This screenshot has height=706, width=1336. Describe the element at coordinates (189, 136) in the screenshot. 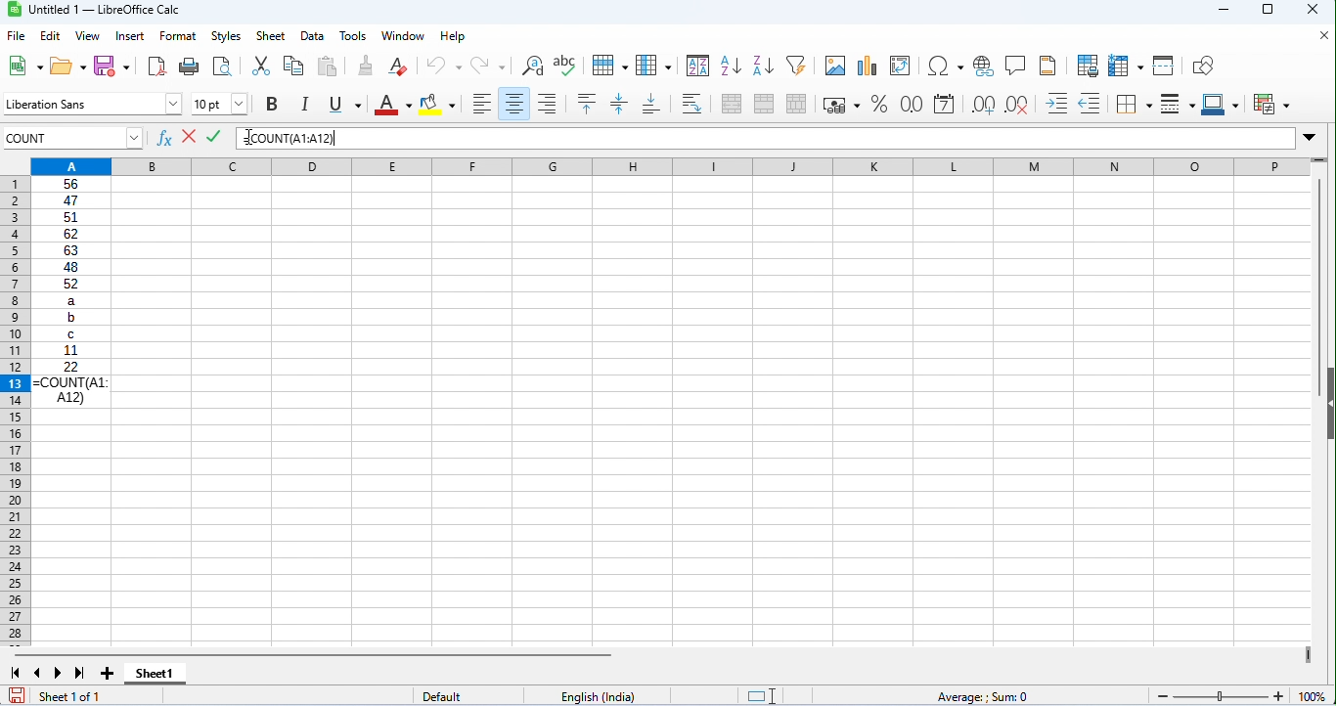

I see `reject` at that location.